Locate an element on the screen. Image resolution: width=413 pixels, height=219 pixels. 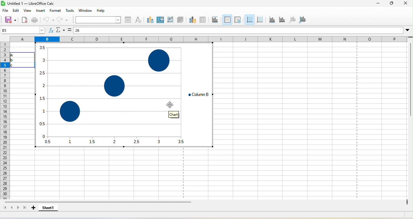
close is located at coordinates (405, 4).